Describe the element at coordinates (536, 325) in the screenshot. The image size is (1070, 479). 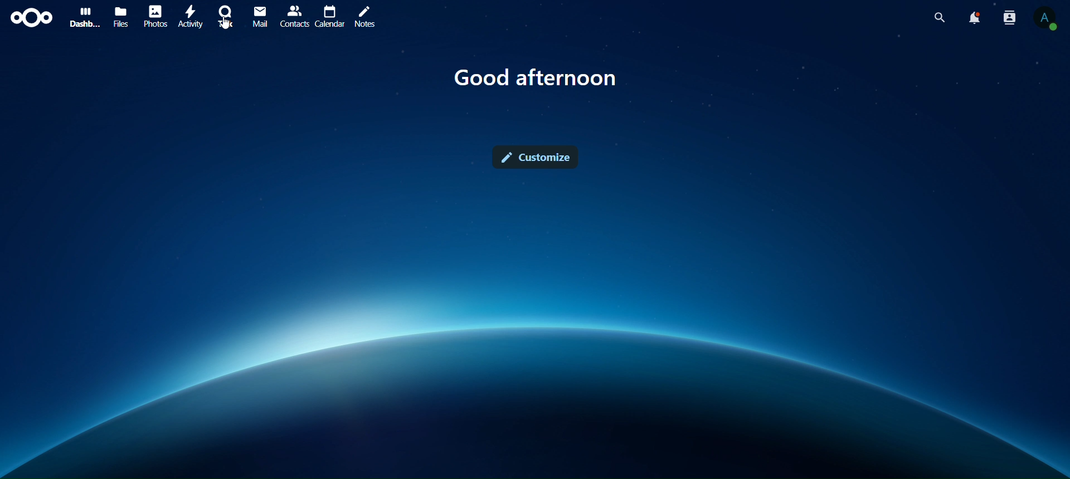
I see `image background` at that location.